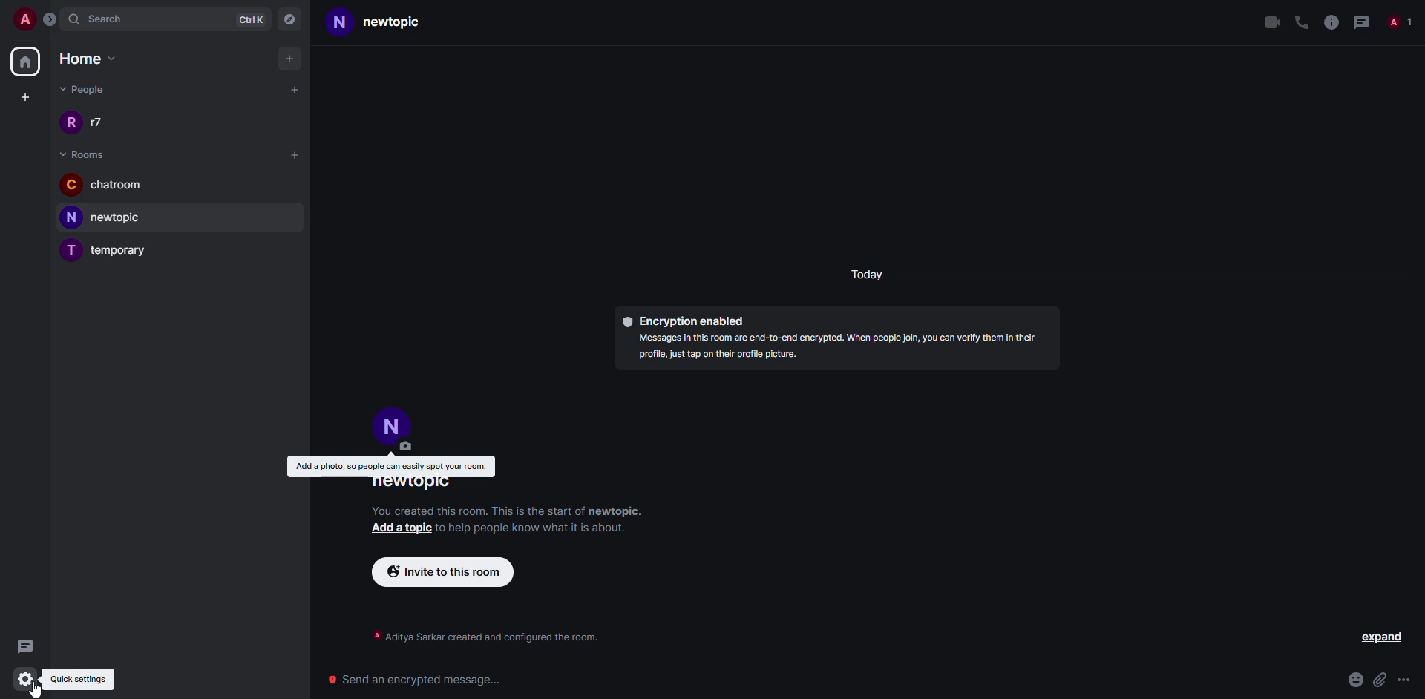 Image resolution: width=1425 pixels, height=699 pixels. I want to click on encryption enabled, so click(688, 320).